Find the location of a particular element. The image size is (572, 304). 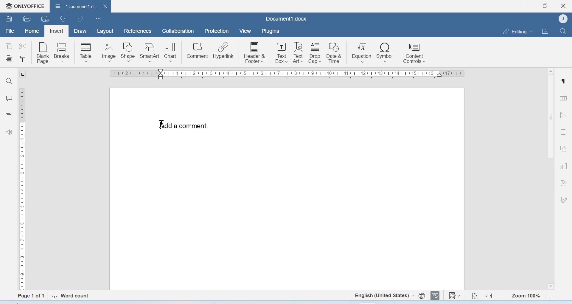

Home is located at coordinates (31, 30).